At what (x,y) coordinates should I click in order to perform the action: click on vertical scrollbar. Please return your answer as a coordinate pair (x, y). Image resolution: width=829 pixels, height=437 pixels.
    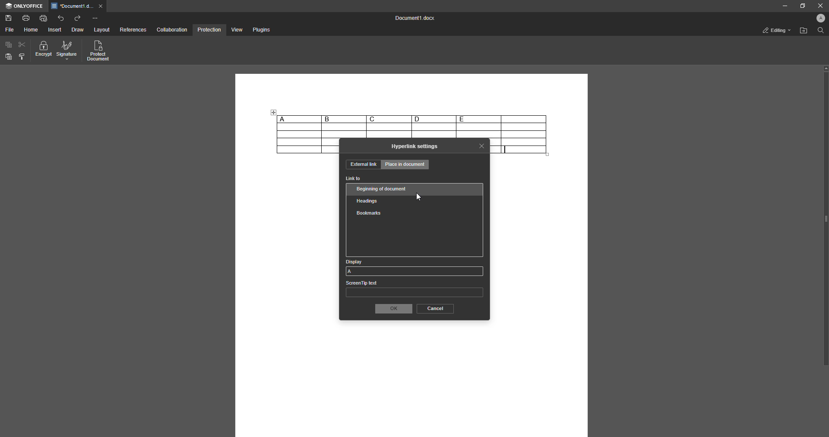
    Looking at the image, I should click on (825, 215).